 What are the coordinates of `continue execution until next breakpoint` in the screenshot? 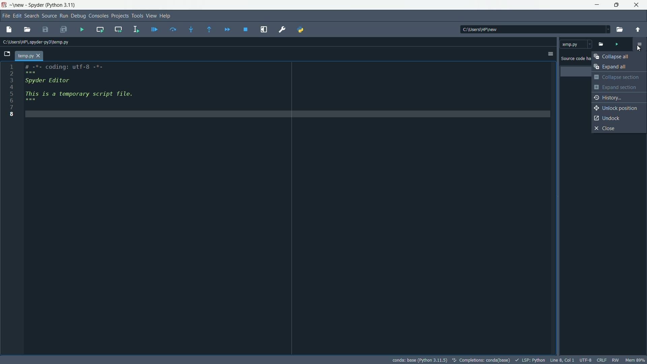 It's located at (227, 29).